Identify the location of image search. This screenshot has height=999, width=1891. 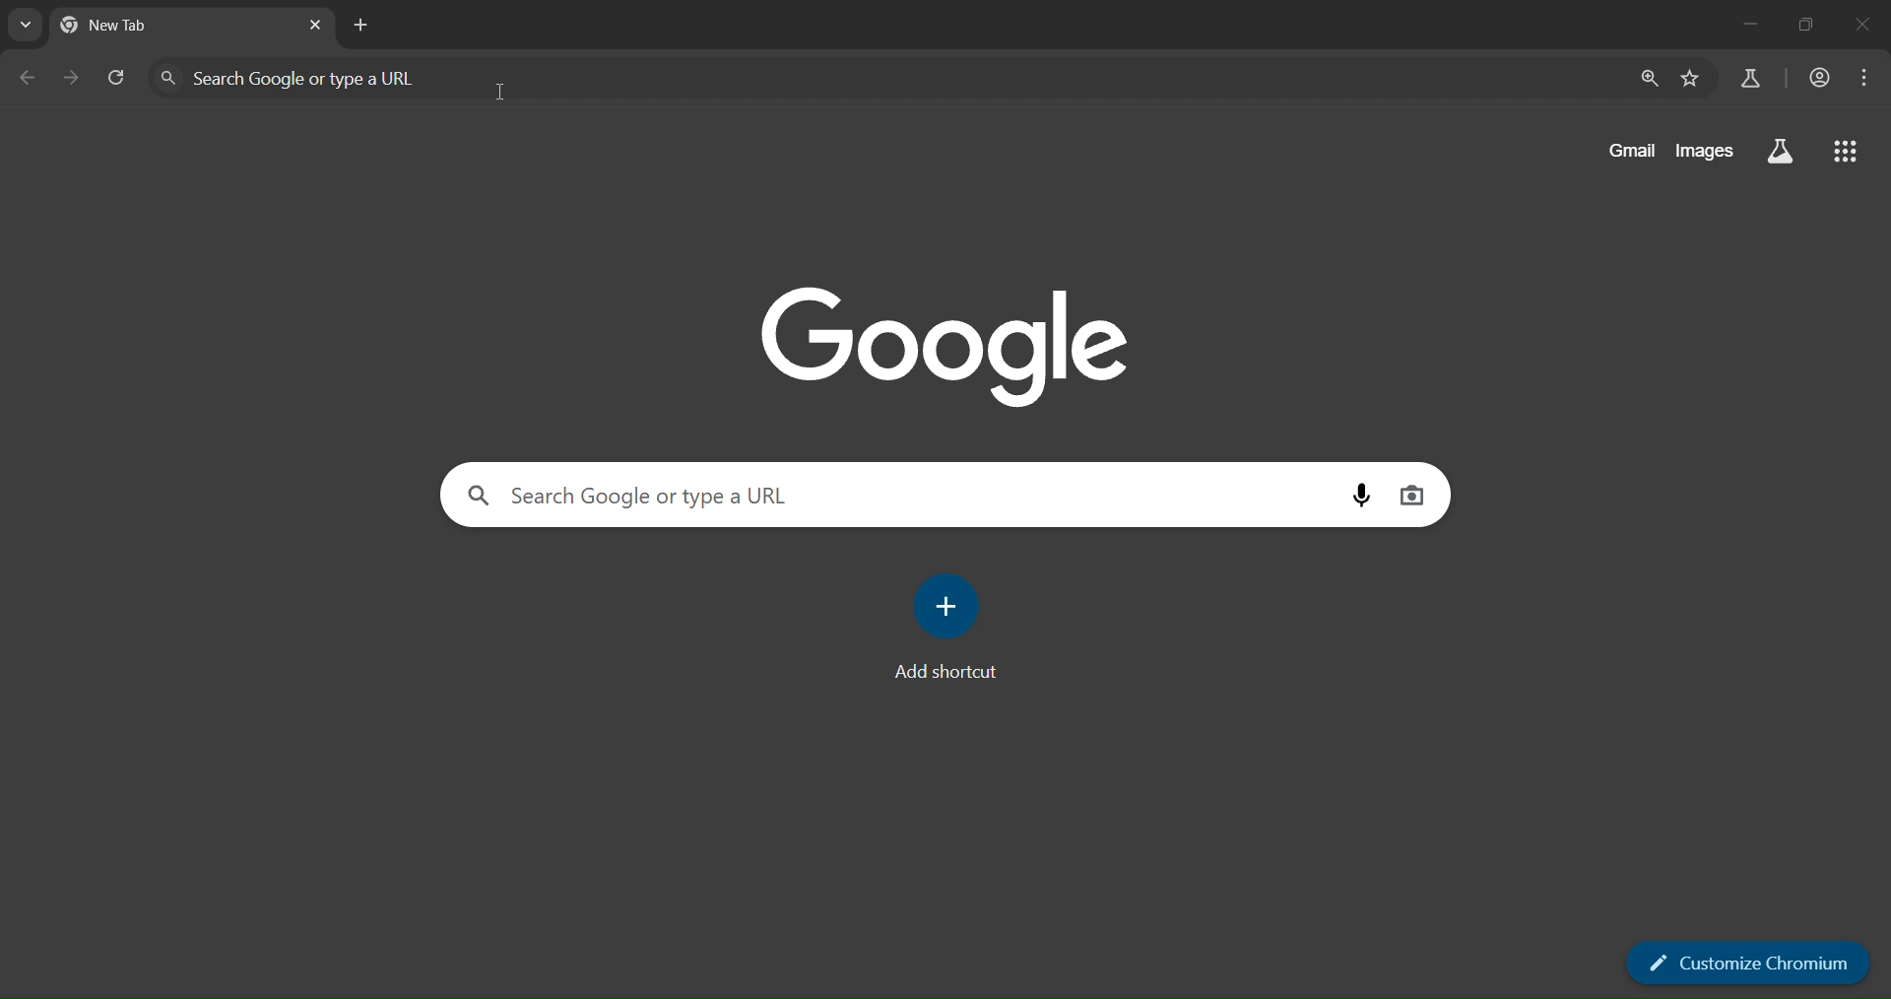
(1415, 494).